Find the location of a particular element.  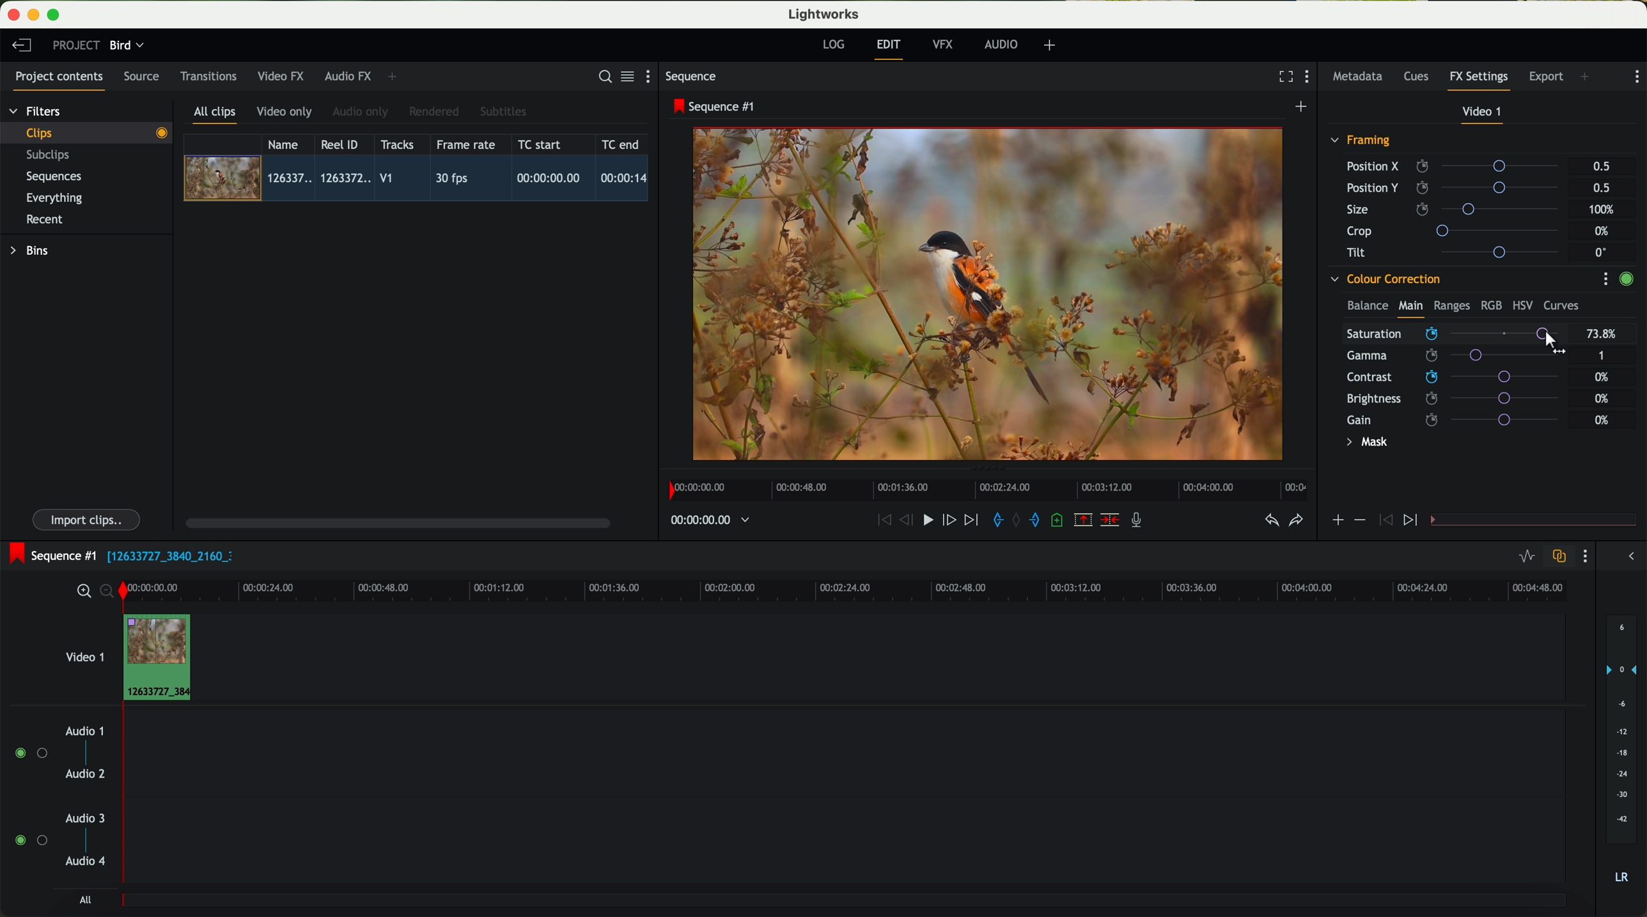

video 1 is located at coordinates (83, 654).